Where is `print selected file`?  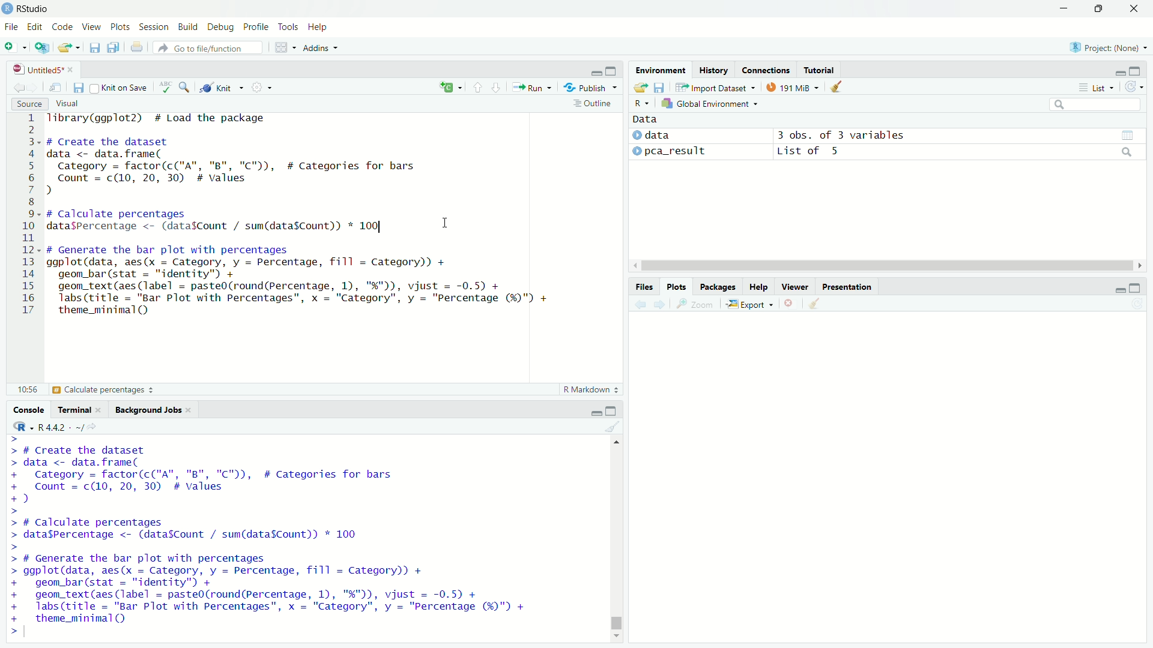
print selected file is located at coordinates (137, 47).